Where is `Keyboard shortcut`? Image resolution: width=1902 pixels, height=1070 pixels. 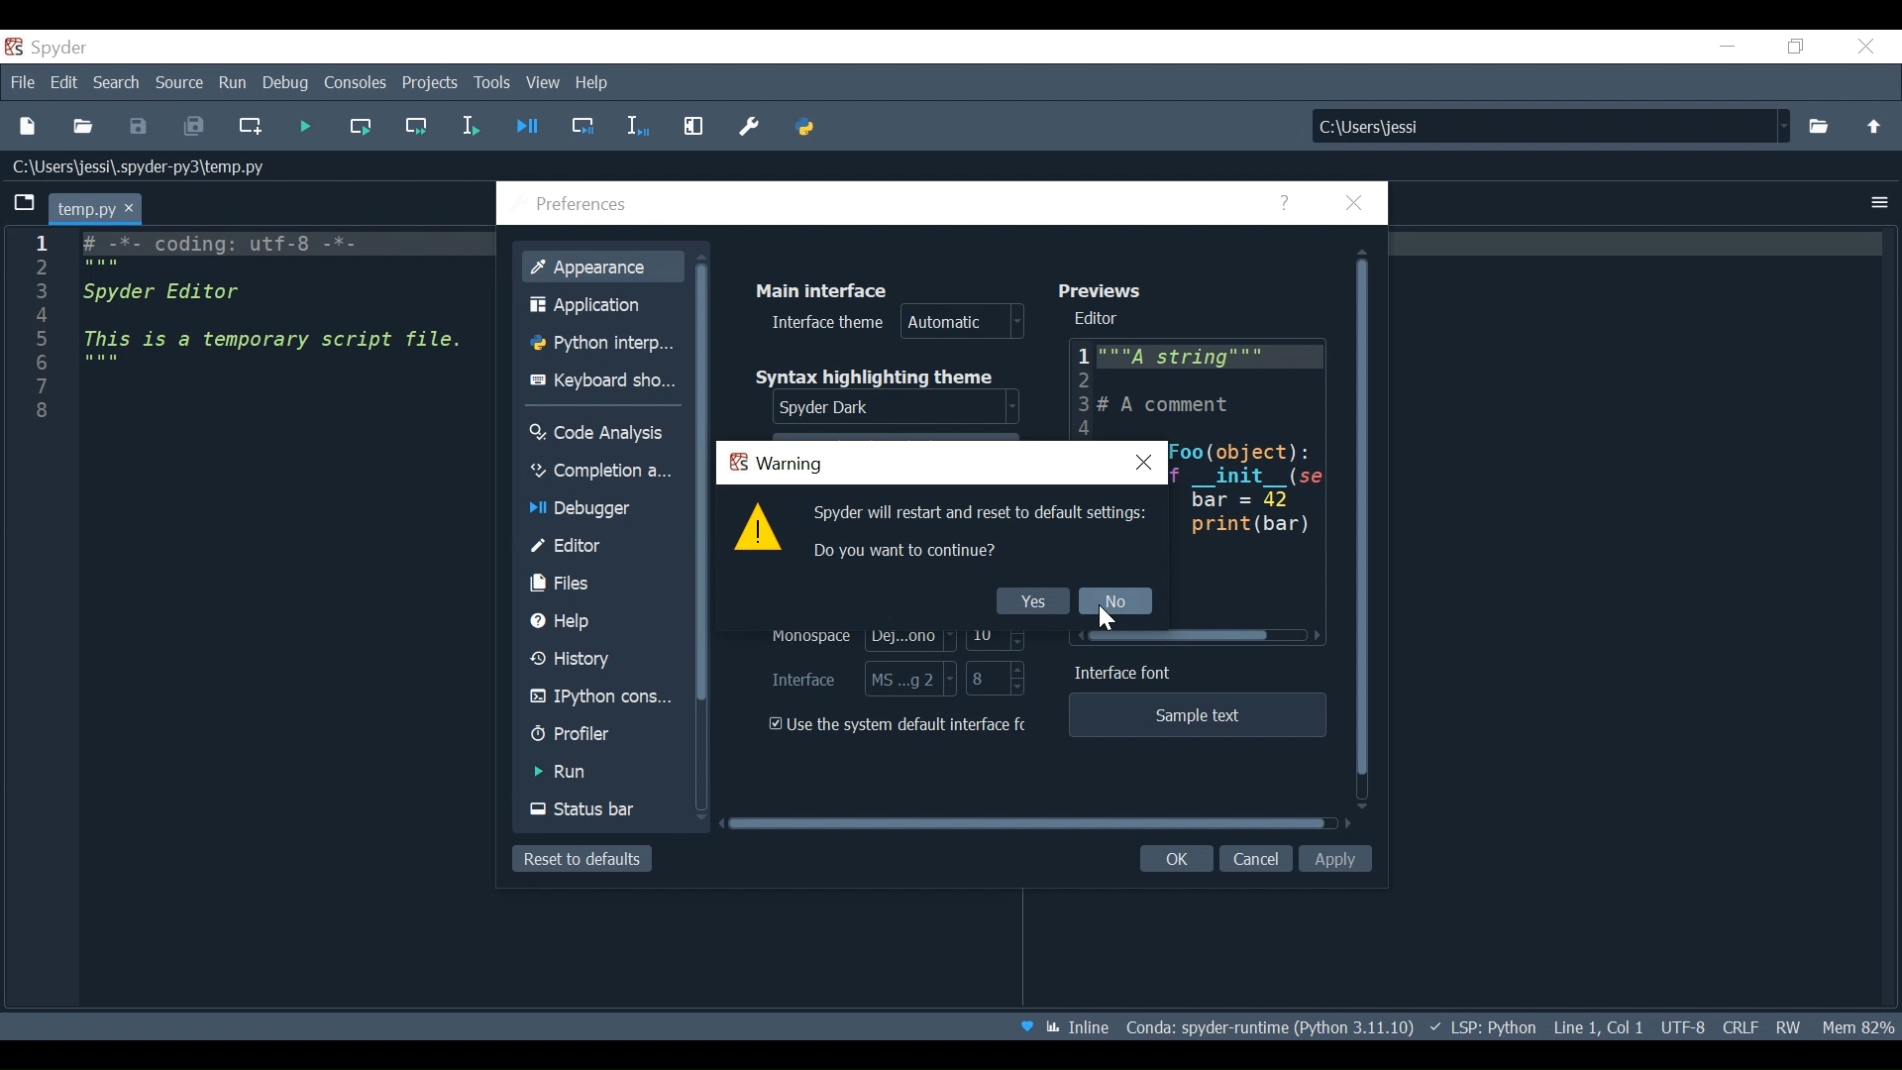 Keyboard shortcut is located at coordinates (602, 379).